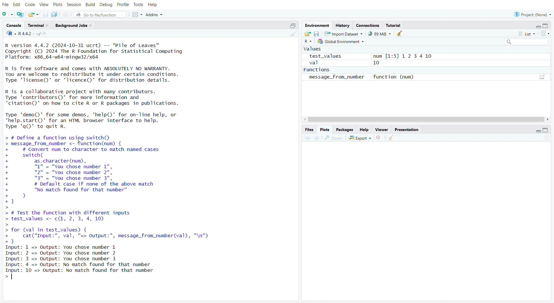 The width and height of the screenshot is (554, 303). I want to click on Profile, so click(123, 5).